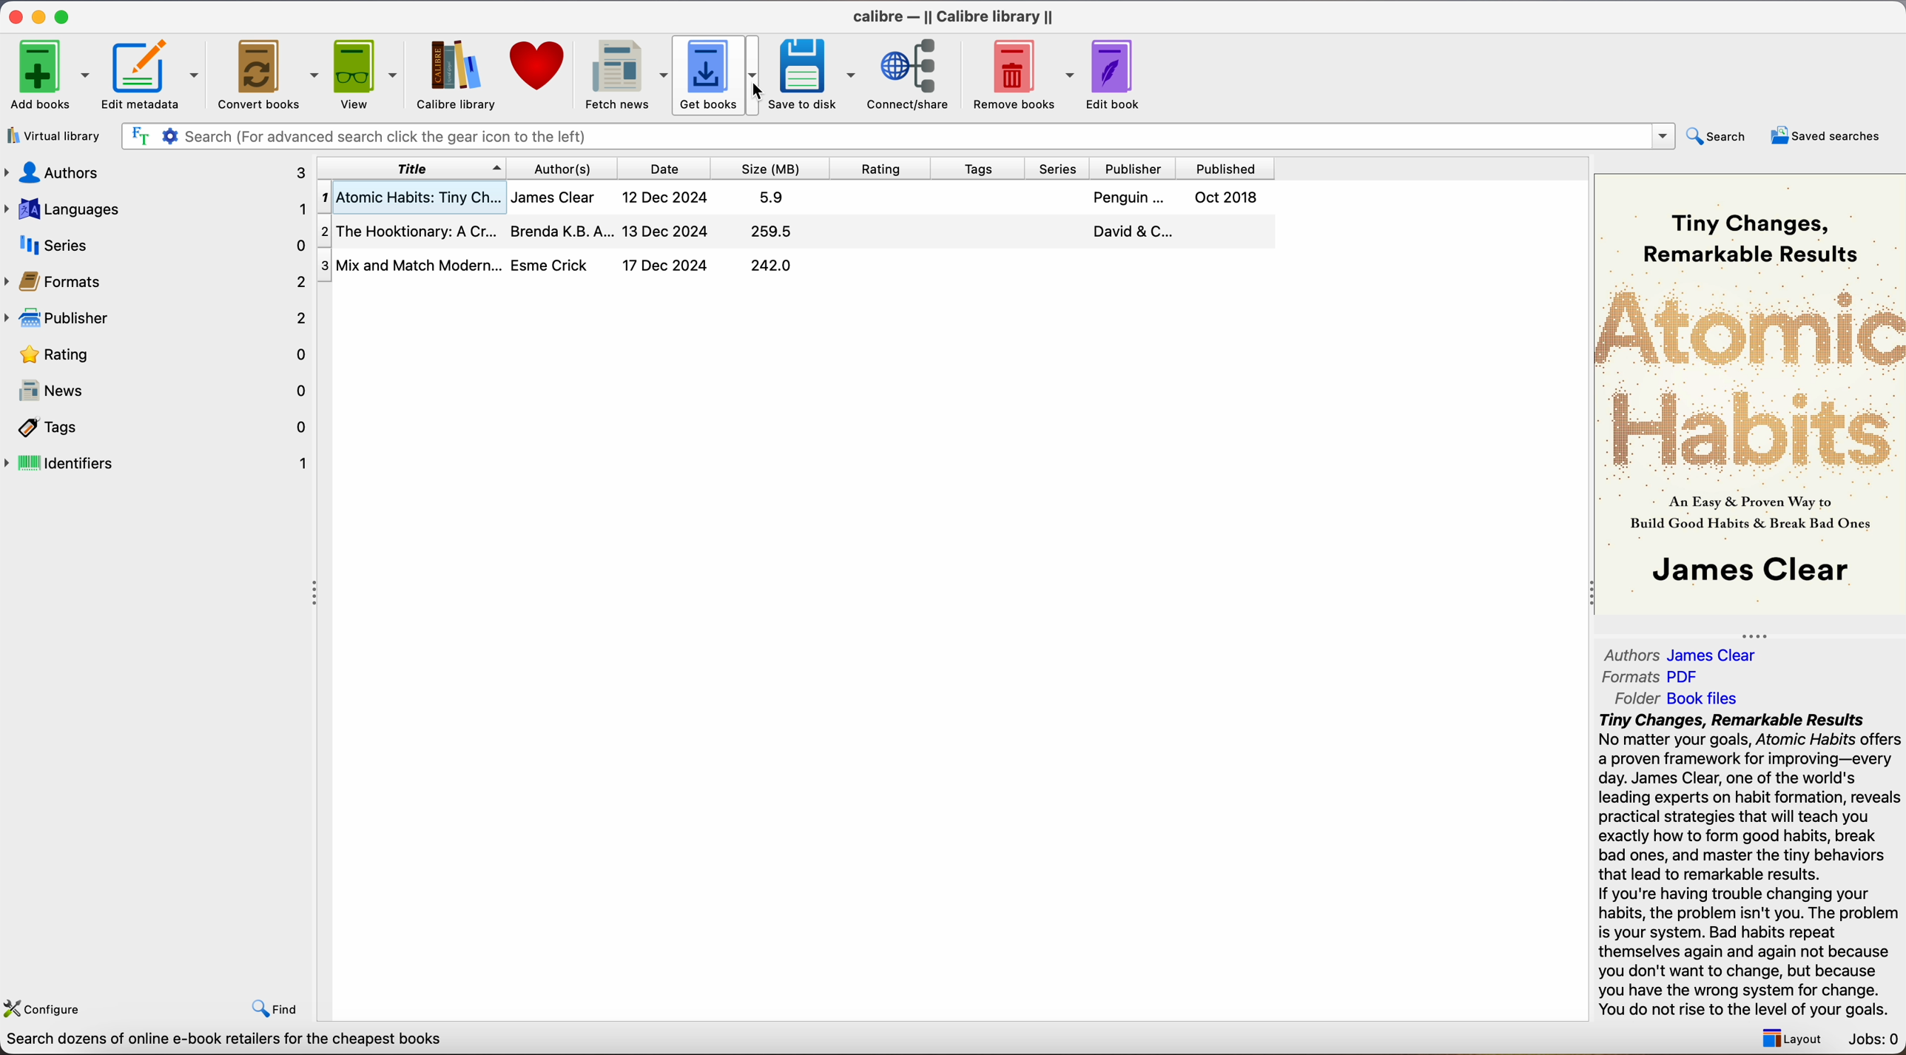  What do you see at coordinates (572, 168) in the screenshot?
I see `authors` at bounding box center [572, 168].